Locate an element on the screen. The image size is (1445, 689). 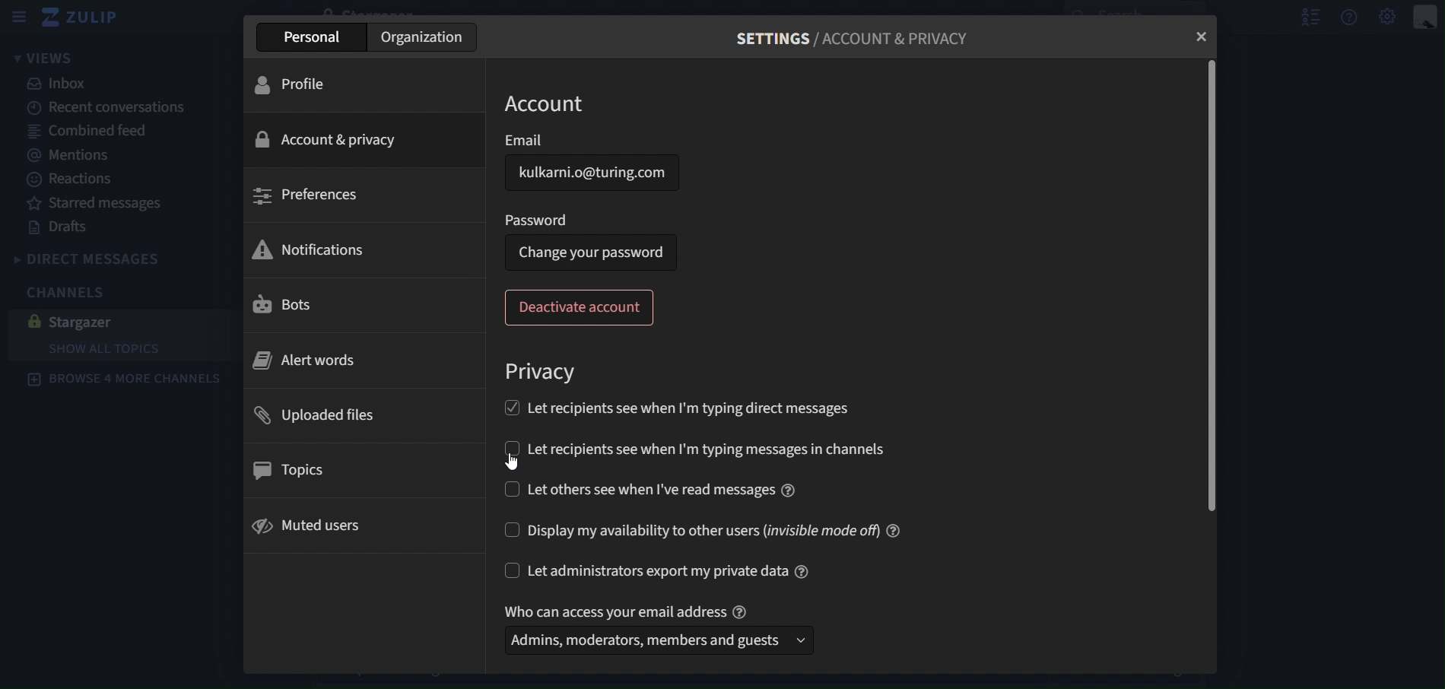
privacy is located at coordinates (541, 372).